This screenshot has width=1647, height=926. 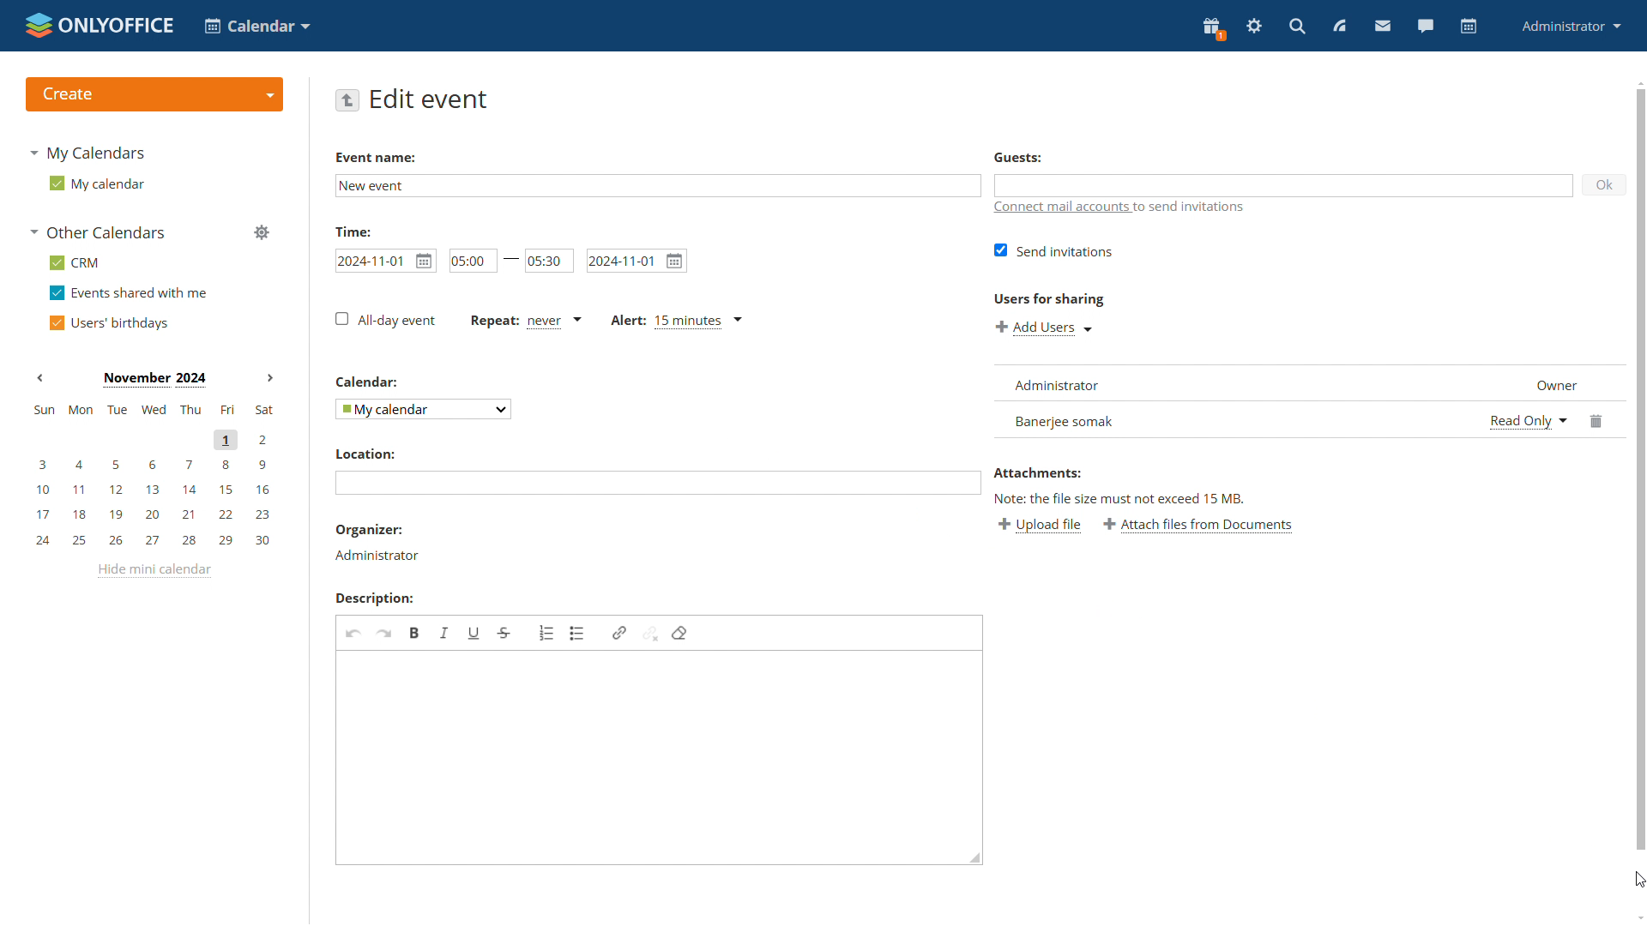 I want to click on cursor, so click(x=1637, y=878).